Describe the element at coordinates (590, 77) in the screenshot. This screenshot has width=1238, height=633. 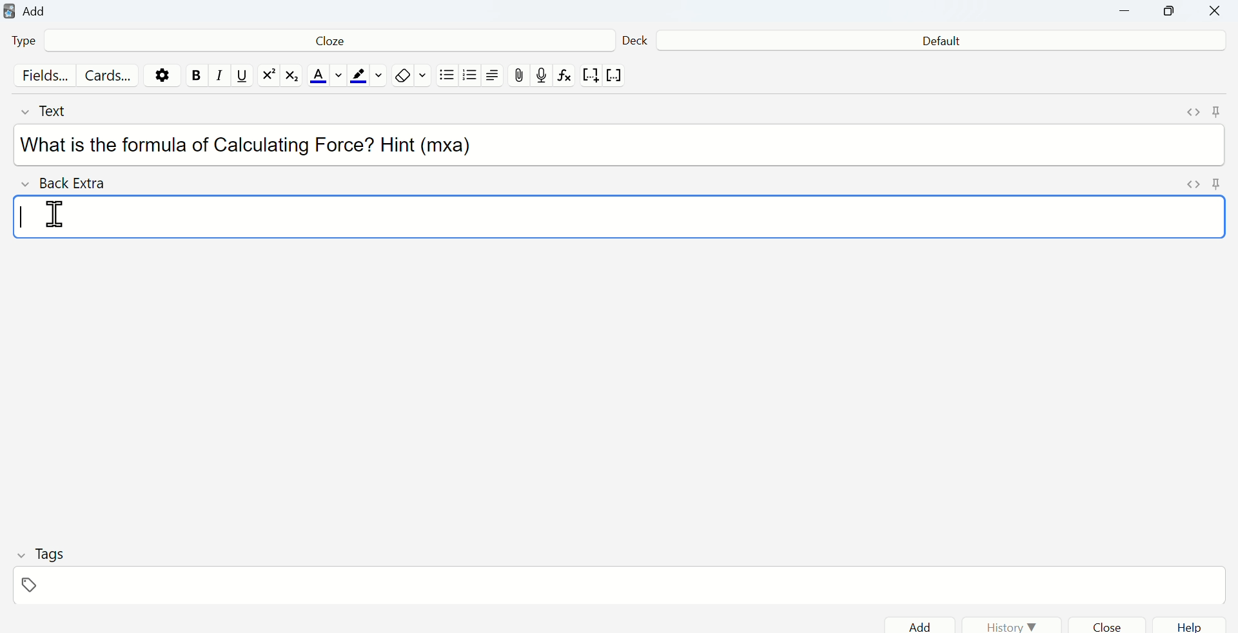
I see `notation` at that location.